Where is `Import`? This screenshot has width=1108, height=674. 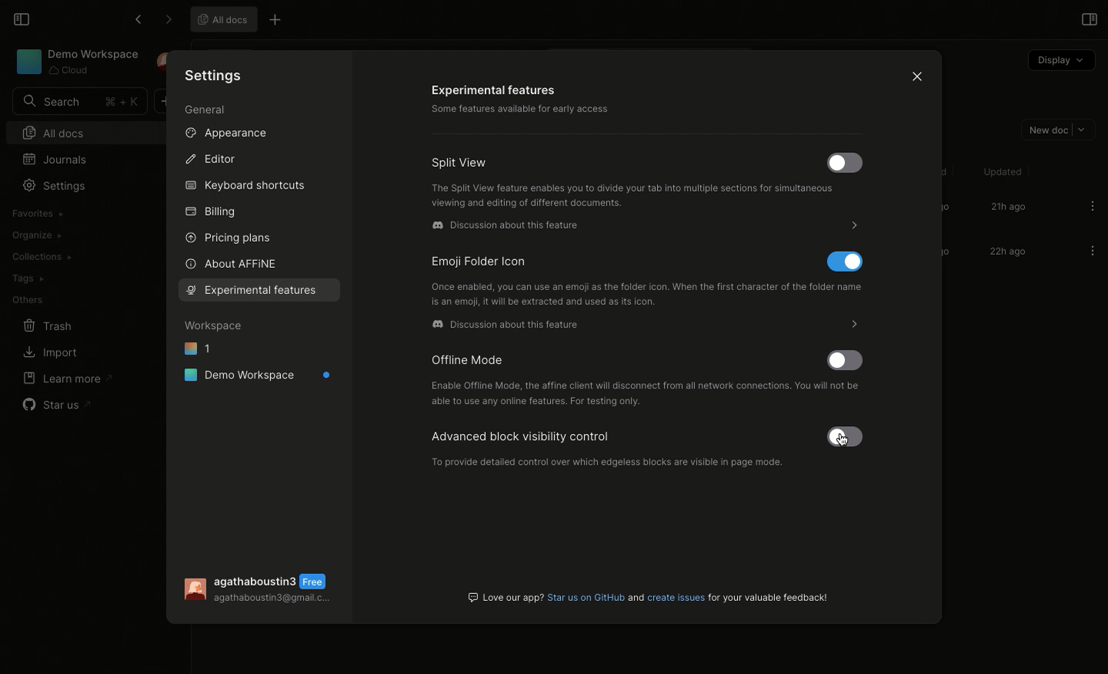 Import is located at coordinates (48, 354).